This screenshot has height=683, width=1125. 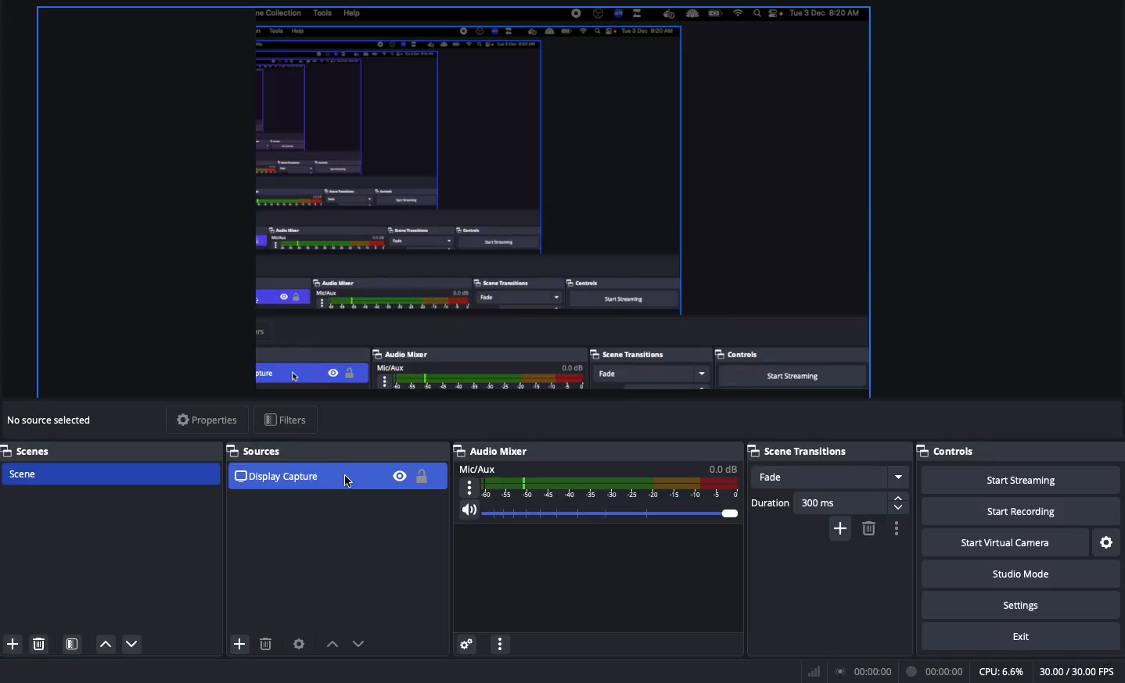 I want to click on Settings, so click(x=1026, y=606).